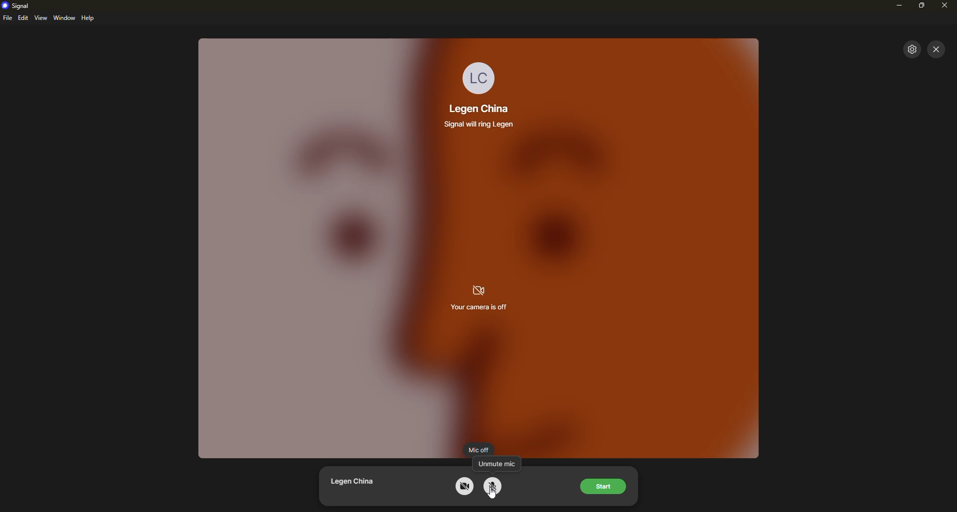 The height and width of the screenshot is (512, 957). What do you see at coordinates (900, 6) in the screenshot?
I see `minimize` at bounding box center [900, 6].